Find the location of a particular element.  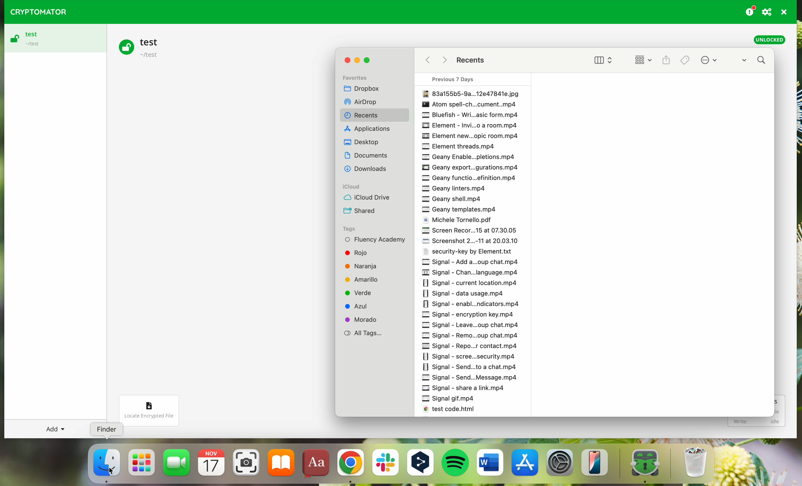

maximize is located at coordinates (369, 60).